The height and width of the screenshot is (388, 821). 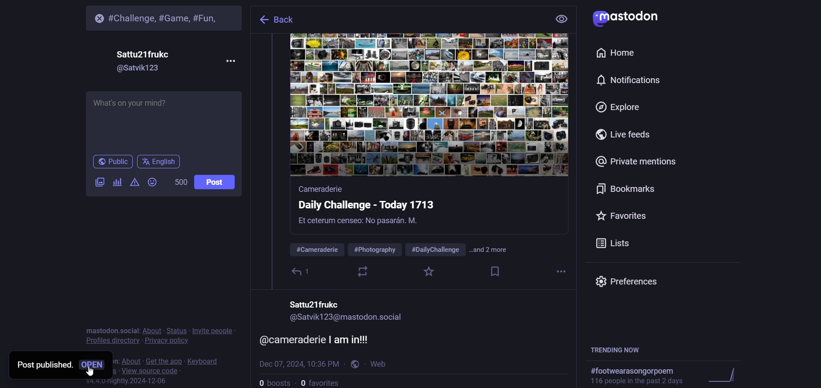 What do you see at coordinates (323, 338) in the screenshot?
I see `@cameraderie | am in!!!` at bounding box center [323, 338].